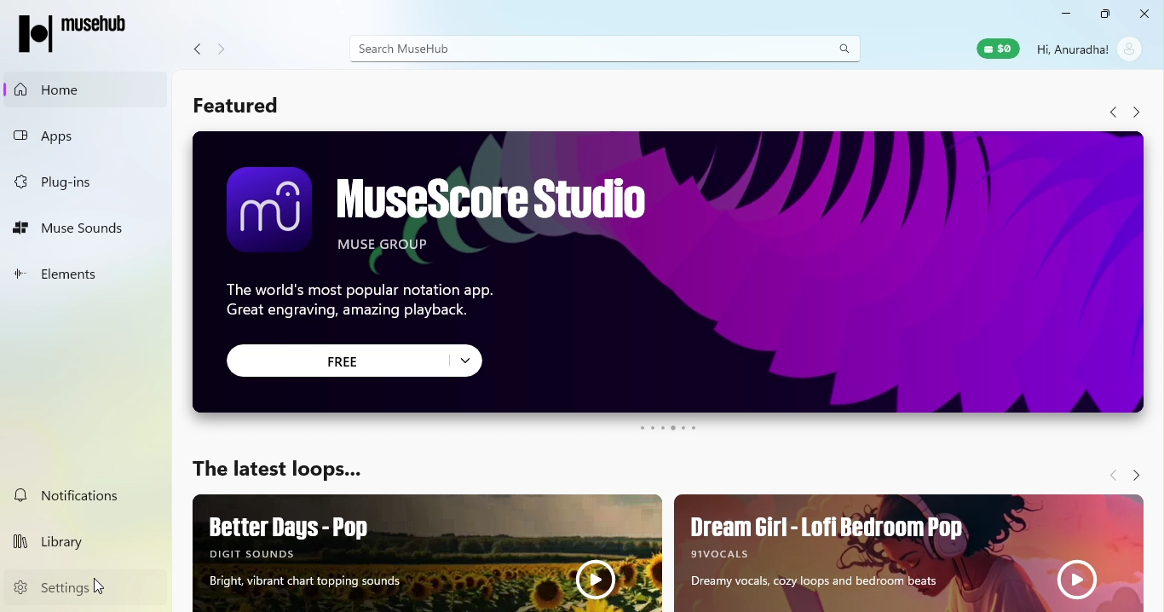 The image size is (1164, 612). What do you see at coordinates (1112, 113) in the screenshot?
I see `Navigate back` at bounding box center [1112, 113].